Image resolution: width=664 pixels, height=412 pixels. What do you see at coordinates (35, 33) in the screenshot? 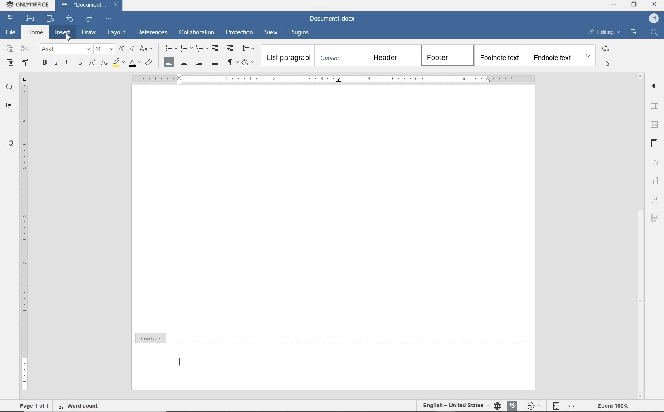
I see `home` at bounding box center [35, 33].